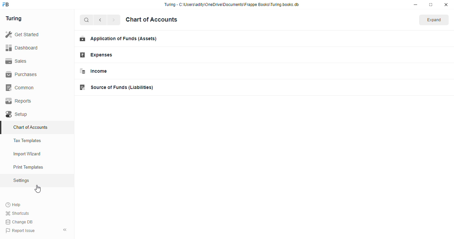 The width and height of the screenshot is (454, 239). Describe the element at coordinates (35, 48) in the screenshot. I see `Dashboard` at that location.